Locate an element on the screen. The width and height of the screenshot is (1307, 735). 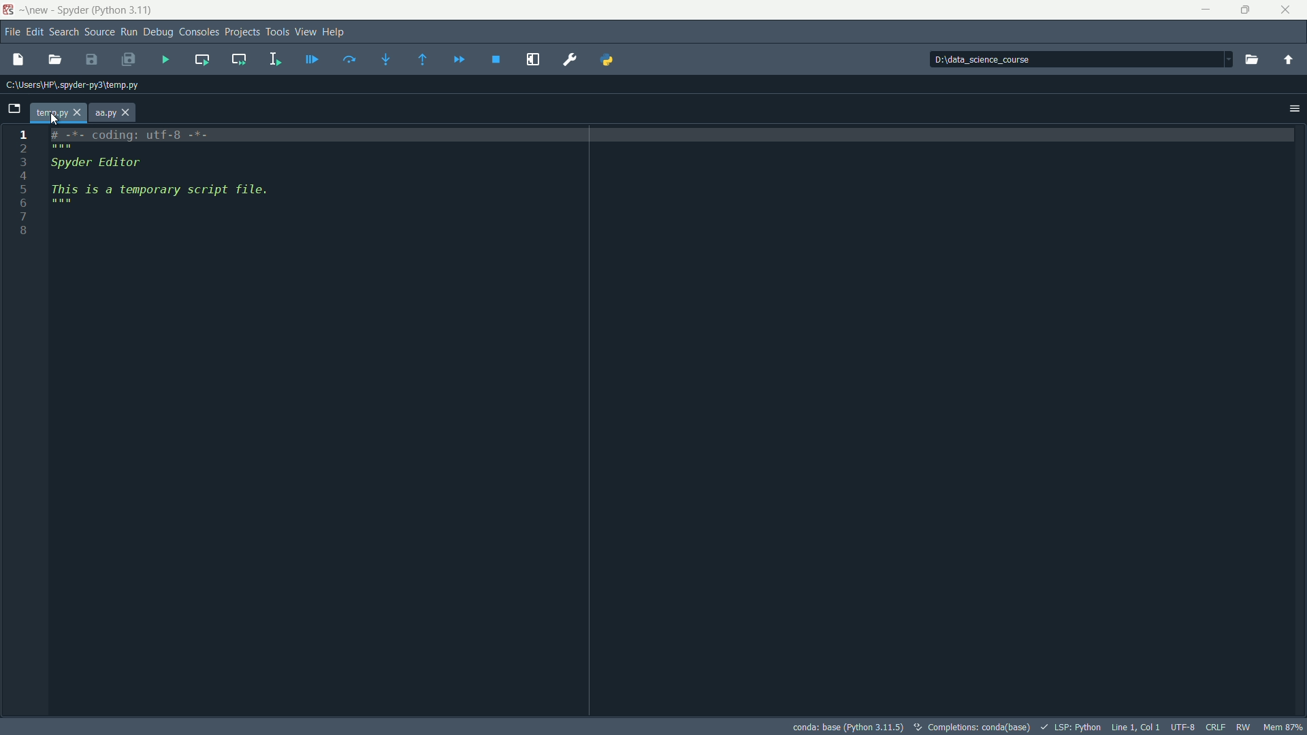
file name is located at coordinates (56, 114).